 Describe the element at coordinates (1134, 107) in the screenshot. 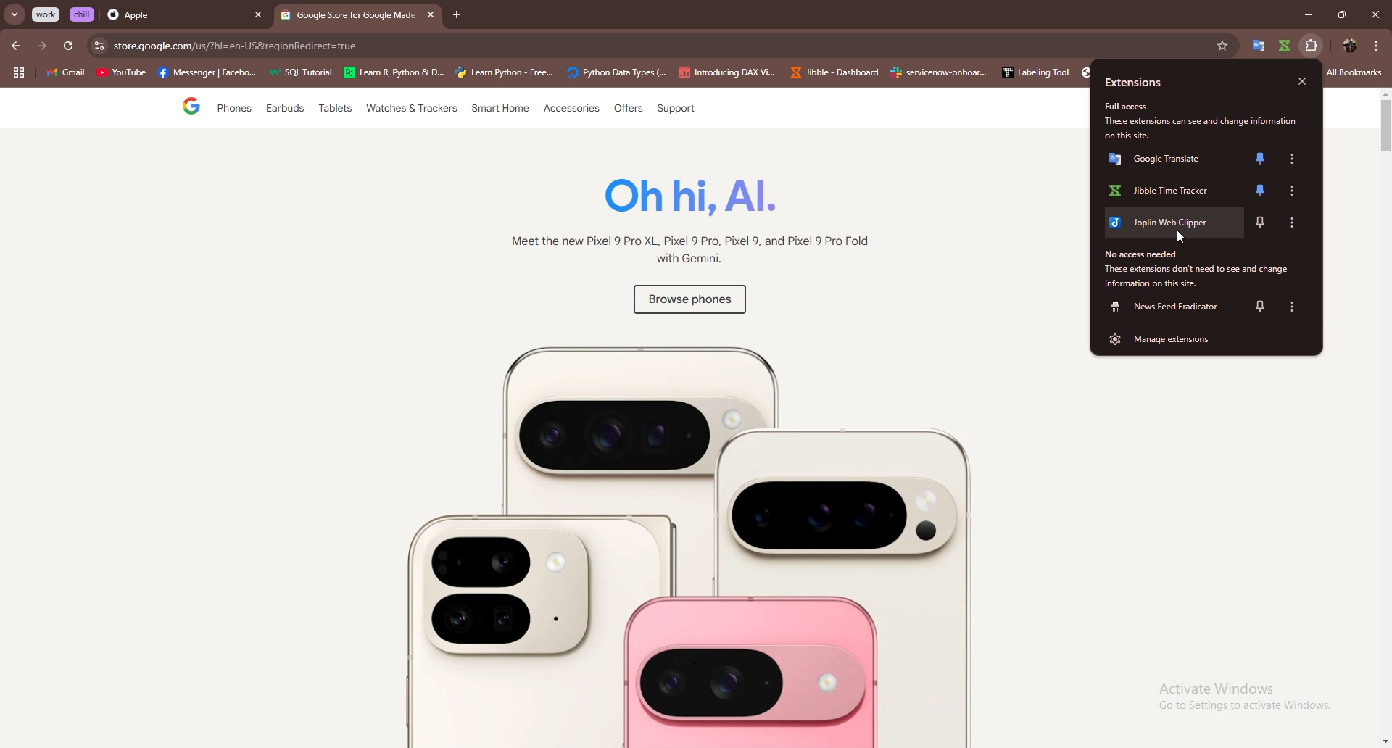

I see `full access` at that location.